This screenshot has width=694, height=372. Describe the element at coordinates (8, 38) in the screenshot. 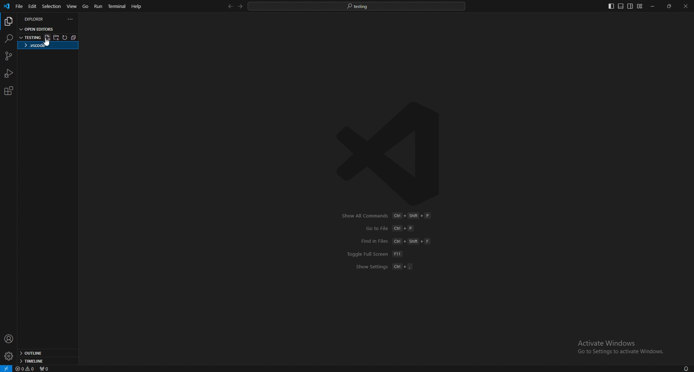

I see `search` at that location.